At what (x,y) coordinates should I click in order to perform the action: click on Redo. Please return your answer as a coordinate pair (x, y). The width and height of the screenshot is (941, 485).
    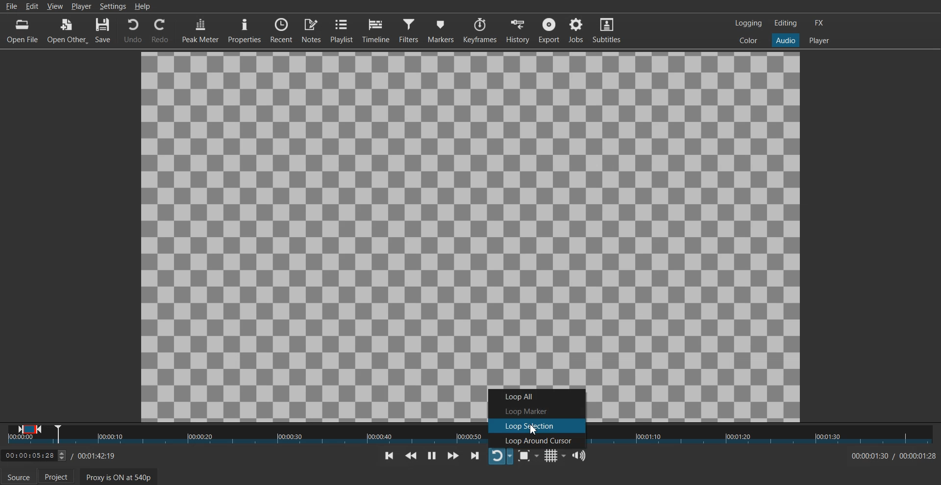
    Looking at the image, I should click on (160, 30).